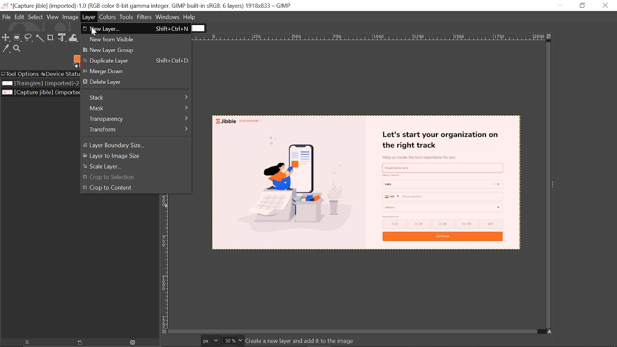 The height and width of the screenshot is (347, 617). Describe the element at coordinates (189, 17) in the screenshot. I see `` at that location.